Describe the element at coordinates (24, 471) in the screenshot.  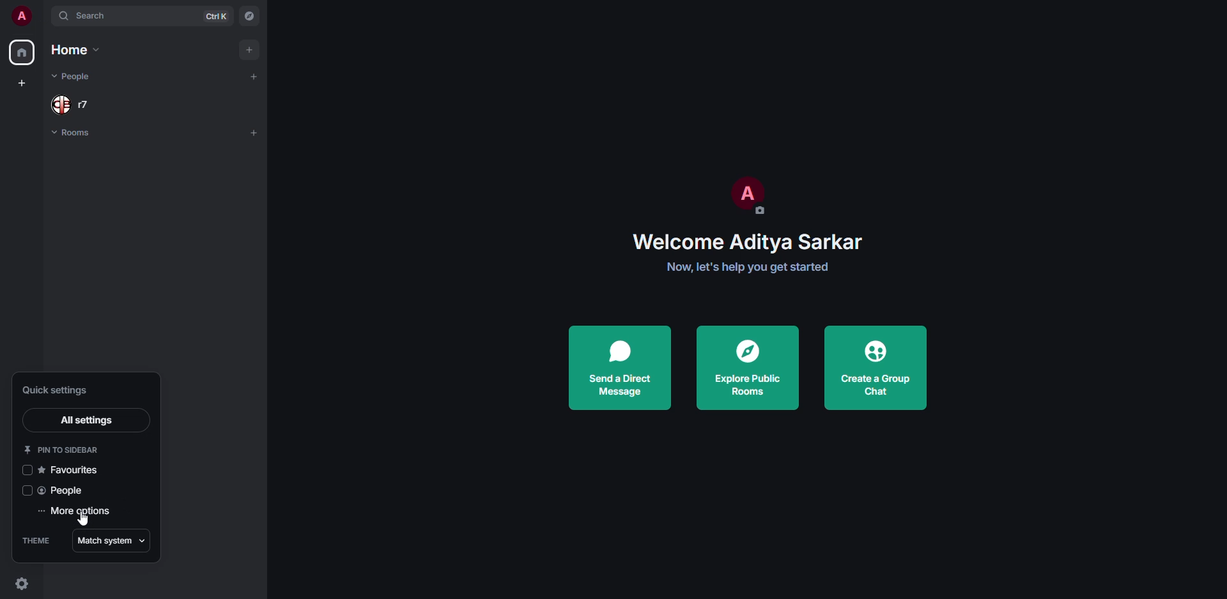
I see `click to enable` at that location.